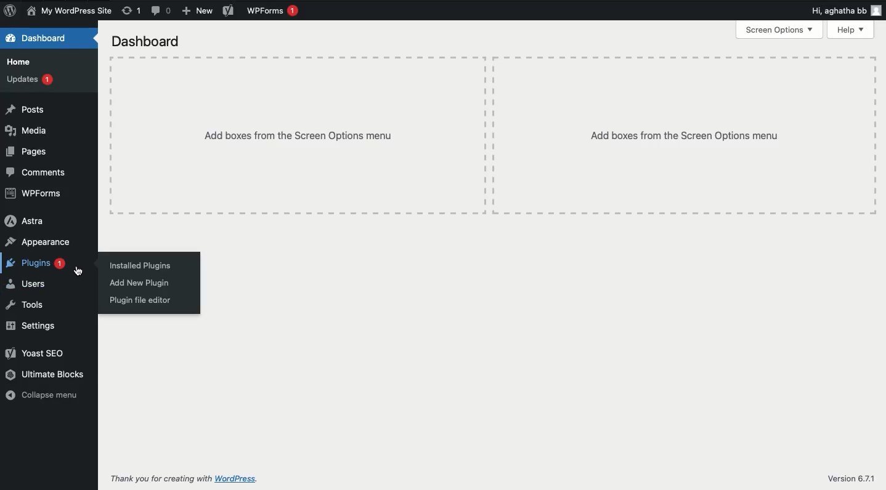 Image resolution: width=886 pixels, height=490 pixels. I want to click on Revisions, so click(130, 11).